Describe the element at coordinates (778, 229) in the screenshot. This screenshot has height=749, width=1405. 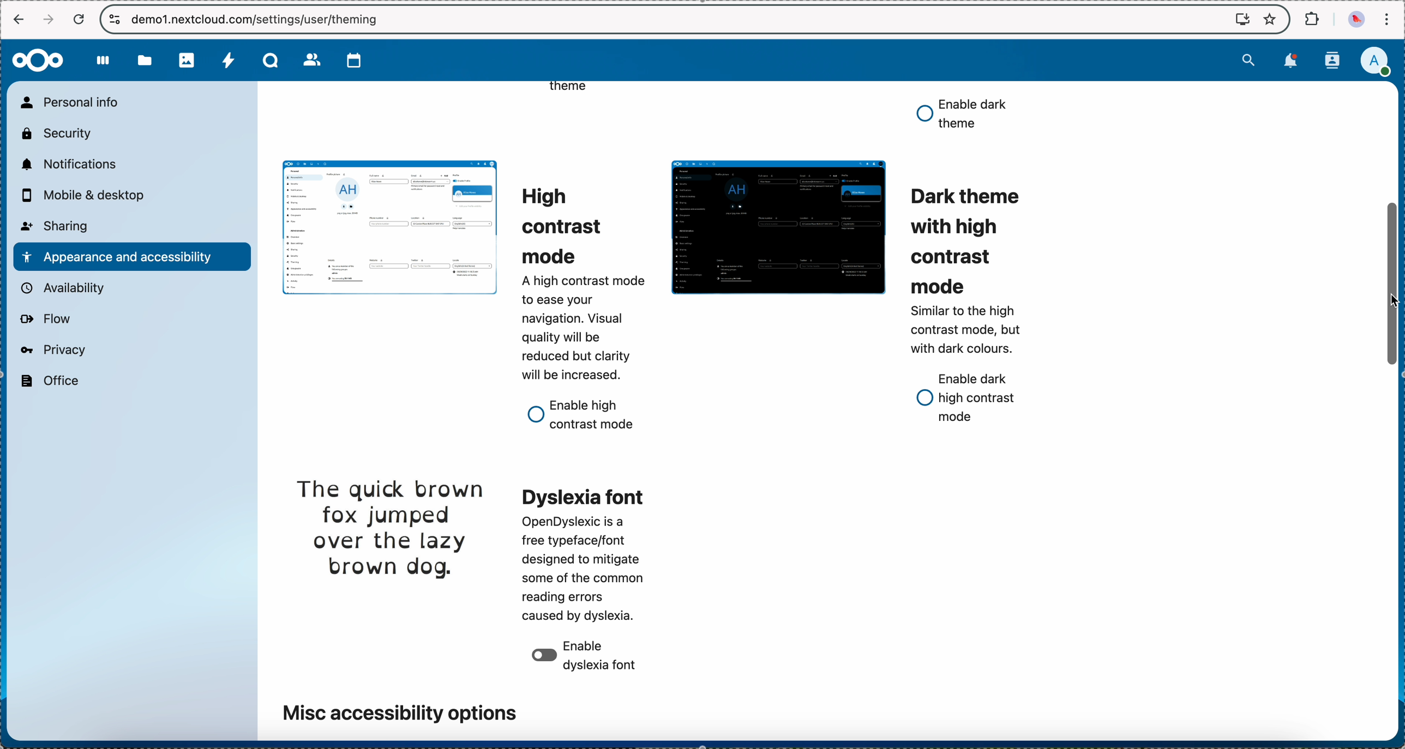
I see `dark theme preview` at that location.